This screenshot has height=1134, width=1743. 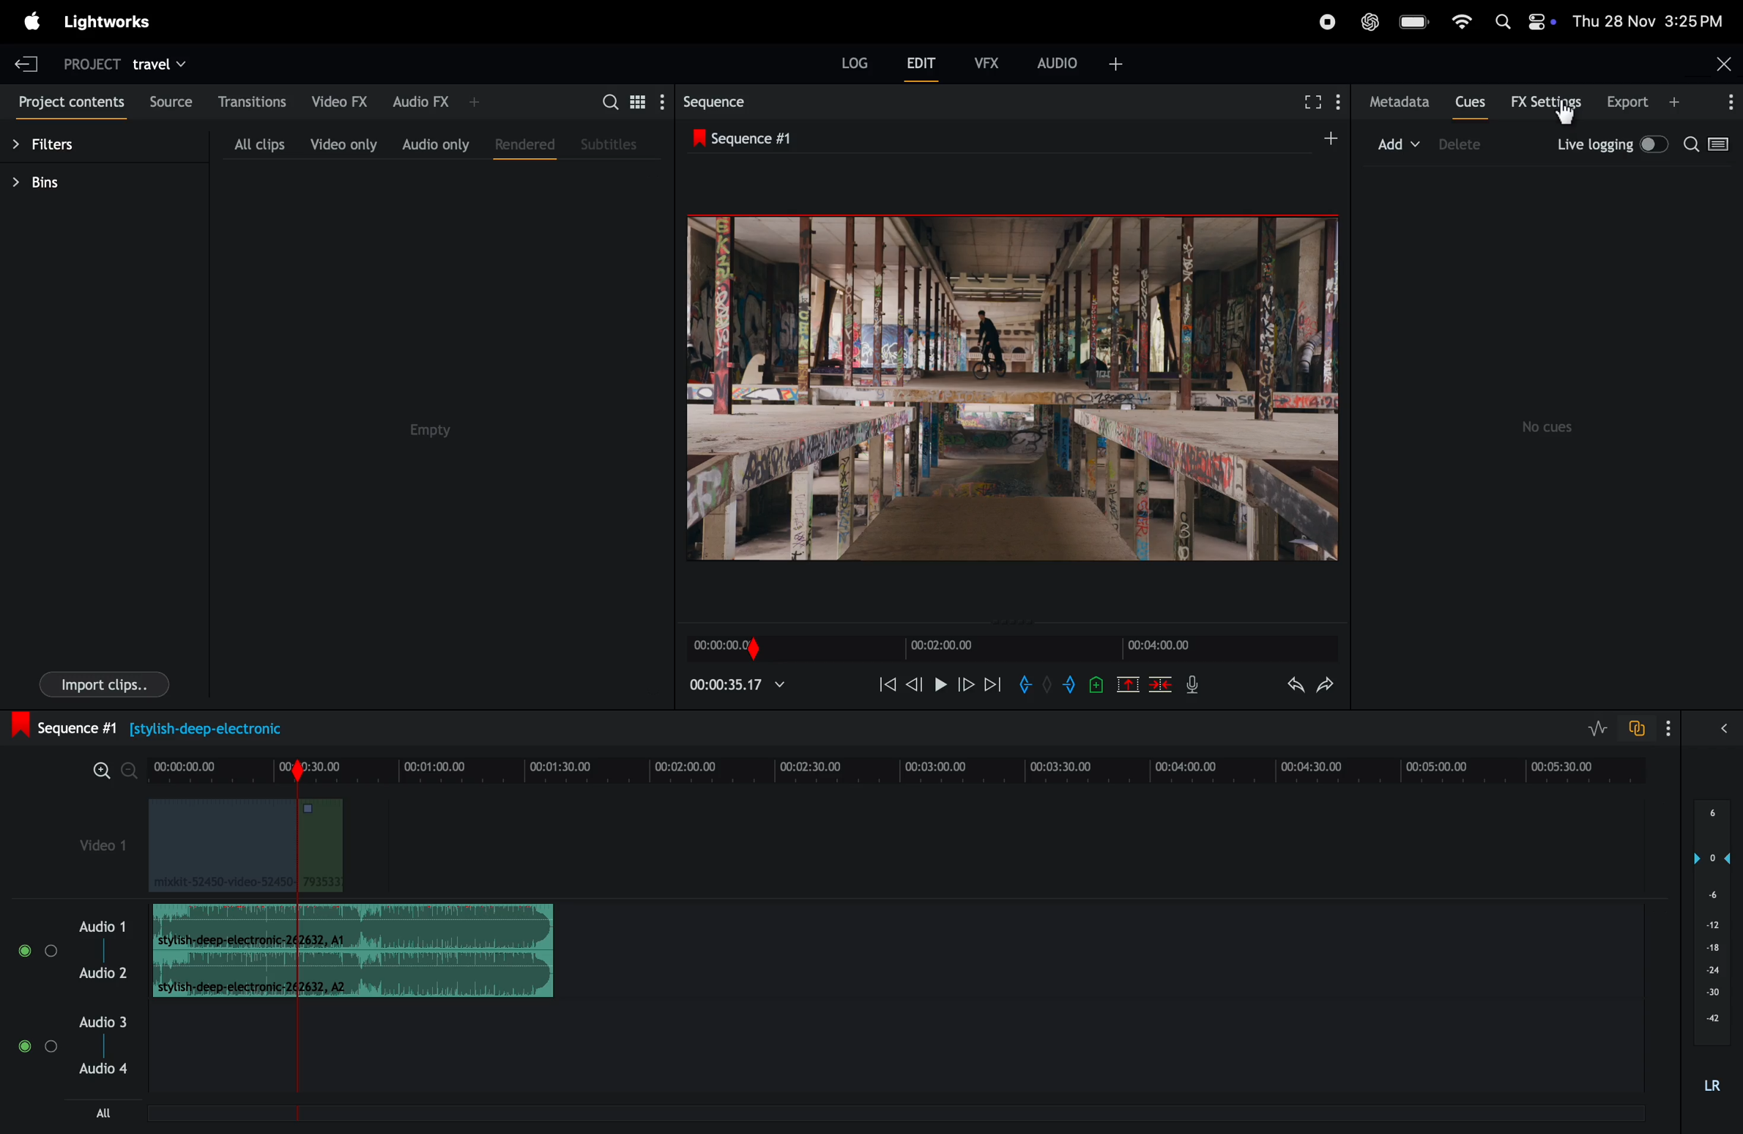 I want to click on add, so click(x=1378, y=147).